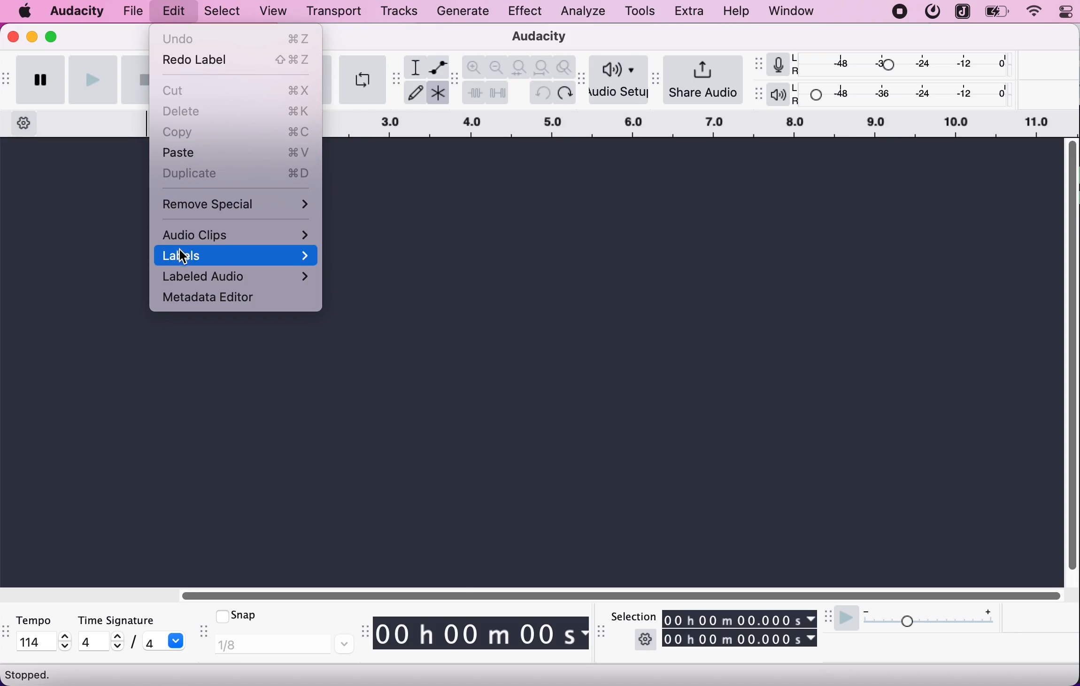  I want to click on checkmark, so click(221, 615).